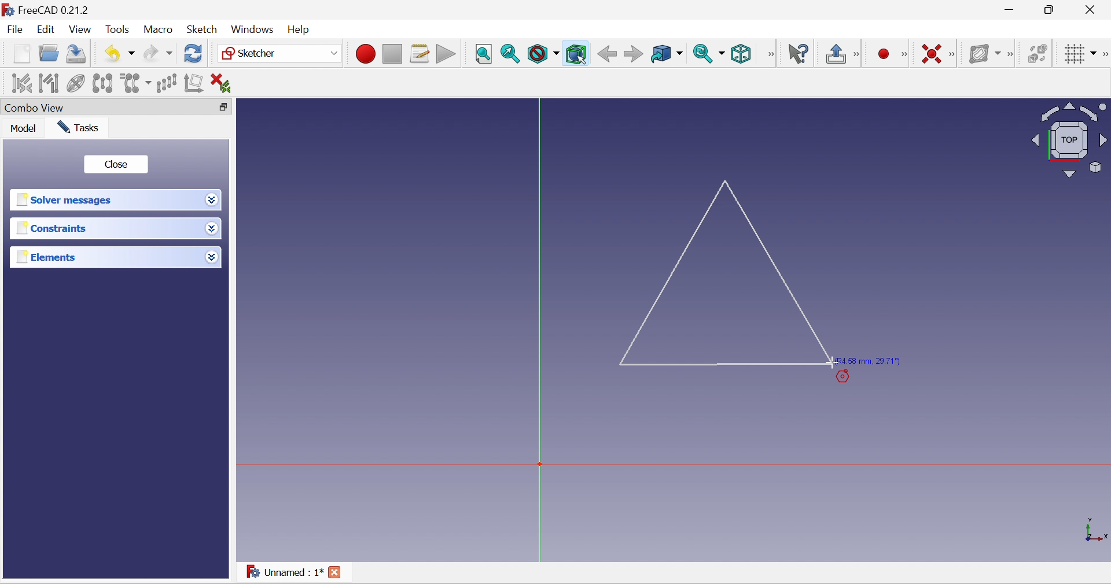 The height and width of the screenshot is (584, 1111). Describe the element at coordinates (860, 55) in the screenshot. I see `[Sketcher edit mode]` at that location.